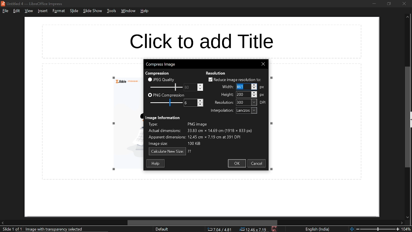 The width and height of the screenshot is (412, 232). I want to click on current window, so click(33, 3).